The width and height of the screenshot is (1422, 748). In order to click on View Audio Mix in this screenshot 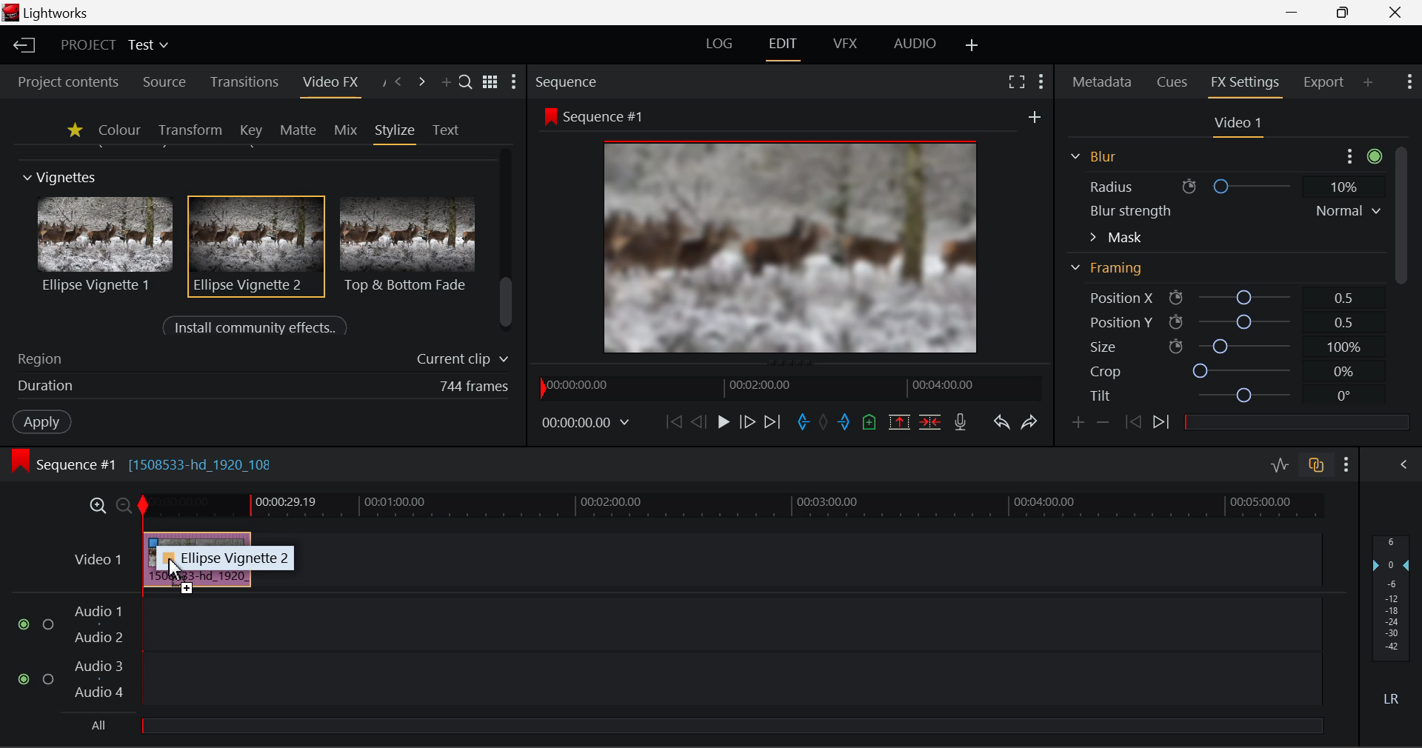, I will do `click(1404, 463)`.